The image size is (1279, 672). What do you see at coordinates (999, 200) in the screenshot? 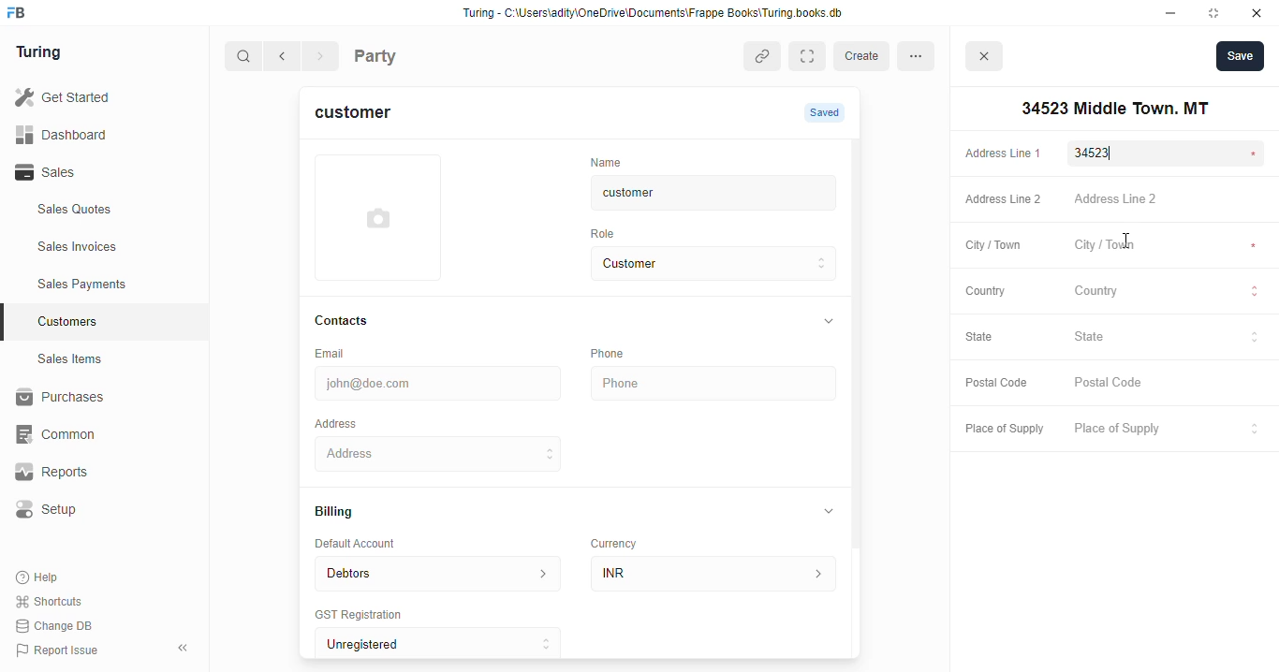
I see `Address Line 2` at bounding box center [999, 200].